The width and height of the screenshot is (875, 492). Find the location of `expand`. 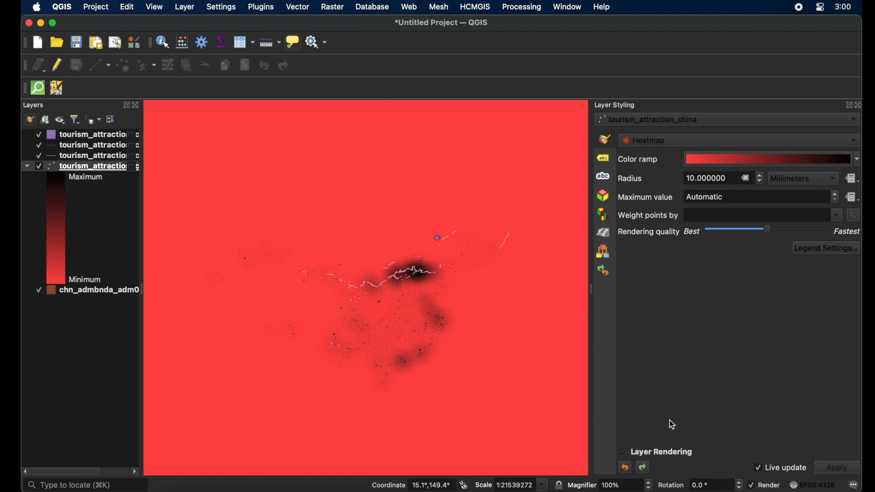

expand is located at coordinates (848, 107).